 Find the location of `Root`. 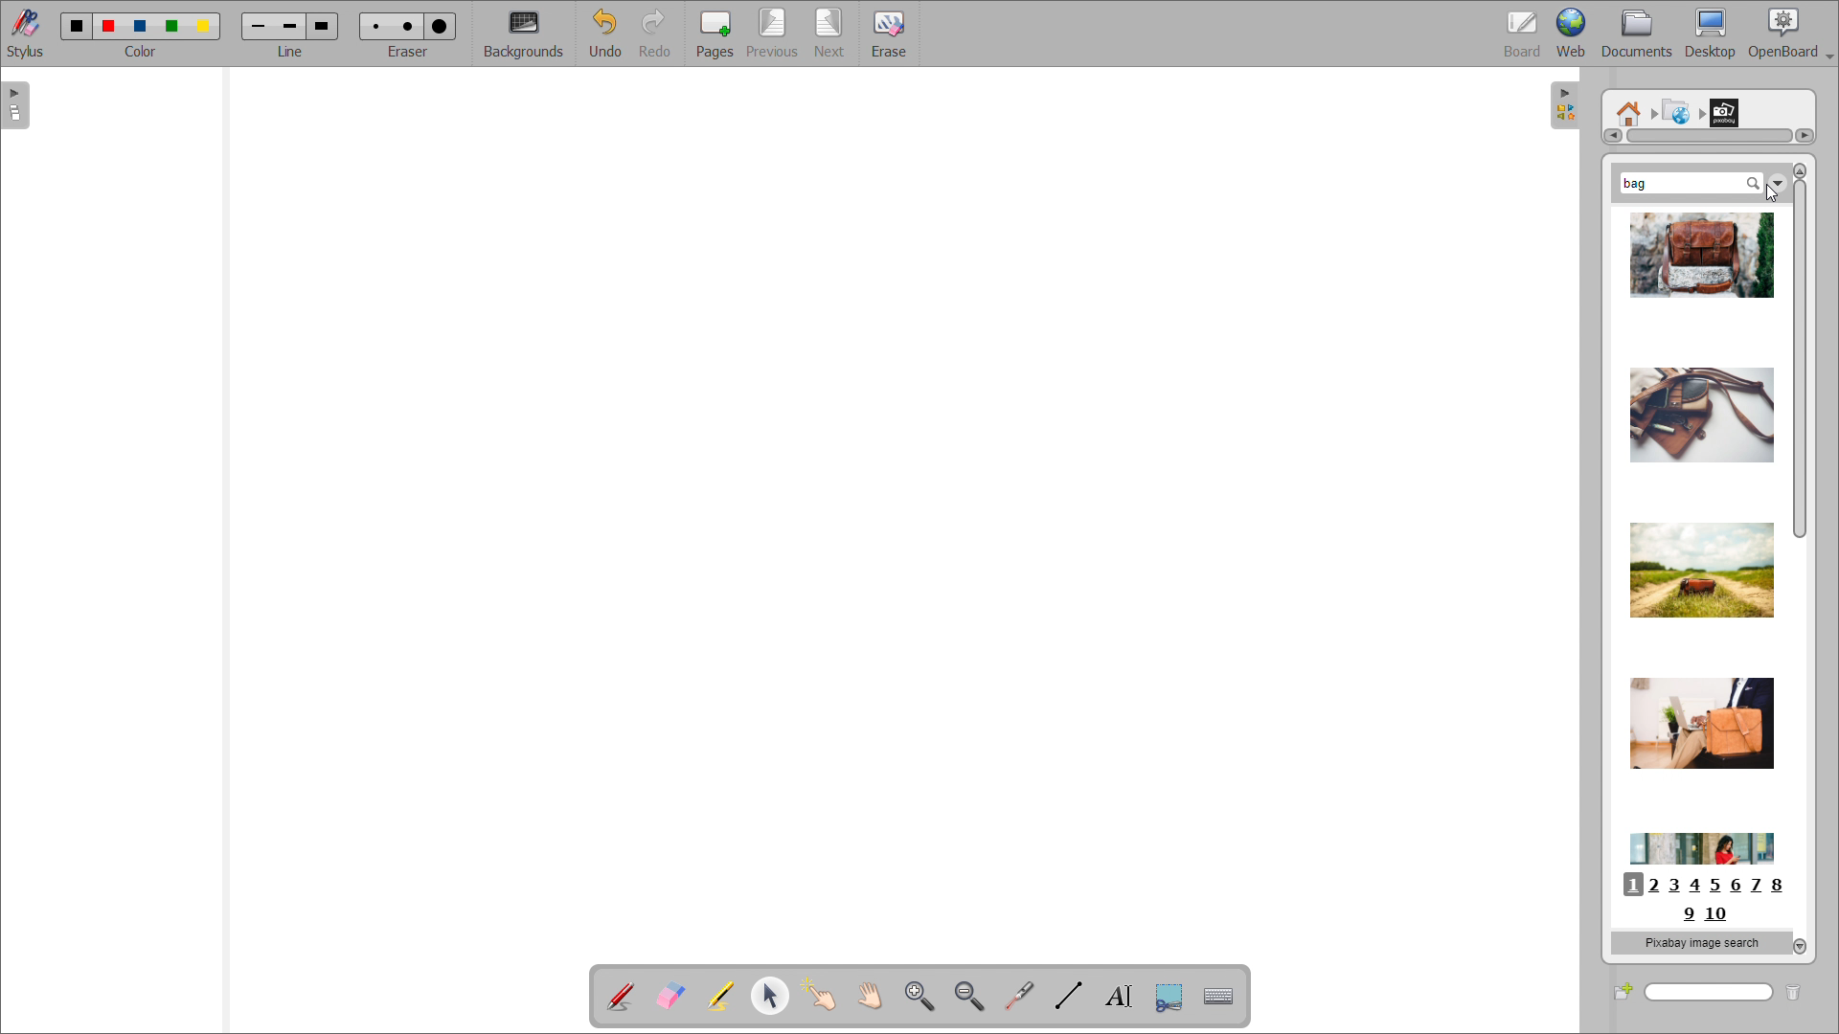

Root is located at coordinates (1629, 106).